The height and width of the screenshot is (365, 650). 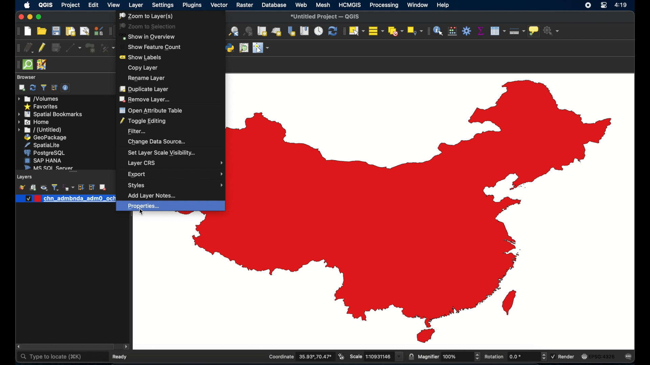 What do you see at coordinates (219, 5) in the screenshot?
I see `vector` at bounding box center [219, 5].